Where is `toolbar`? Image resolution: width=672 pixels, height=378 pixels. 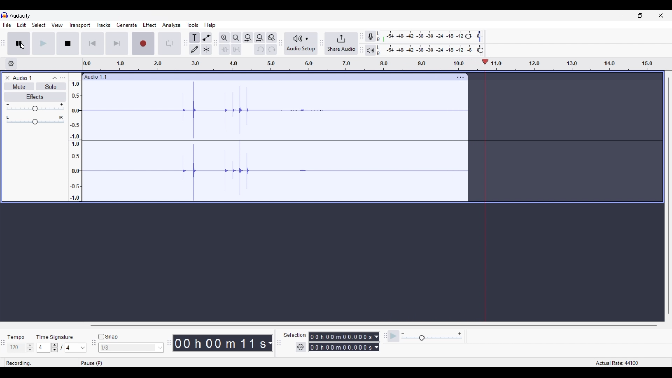 toolbar is located at coordinates (93, 345).